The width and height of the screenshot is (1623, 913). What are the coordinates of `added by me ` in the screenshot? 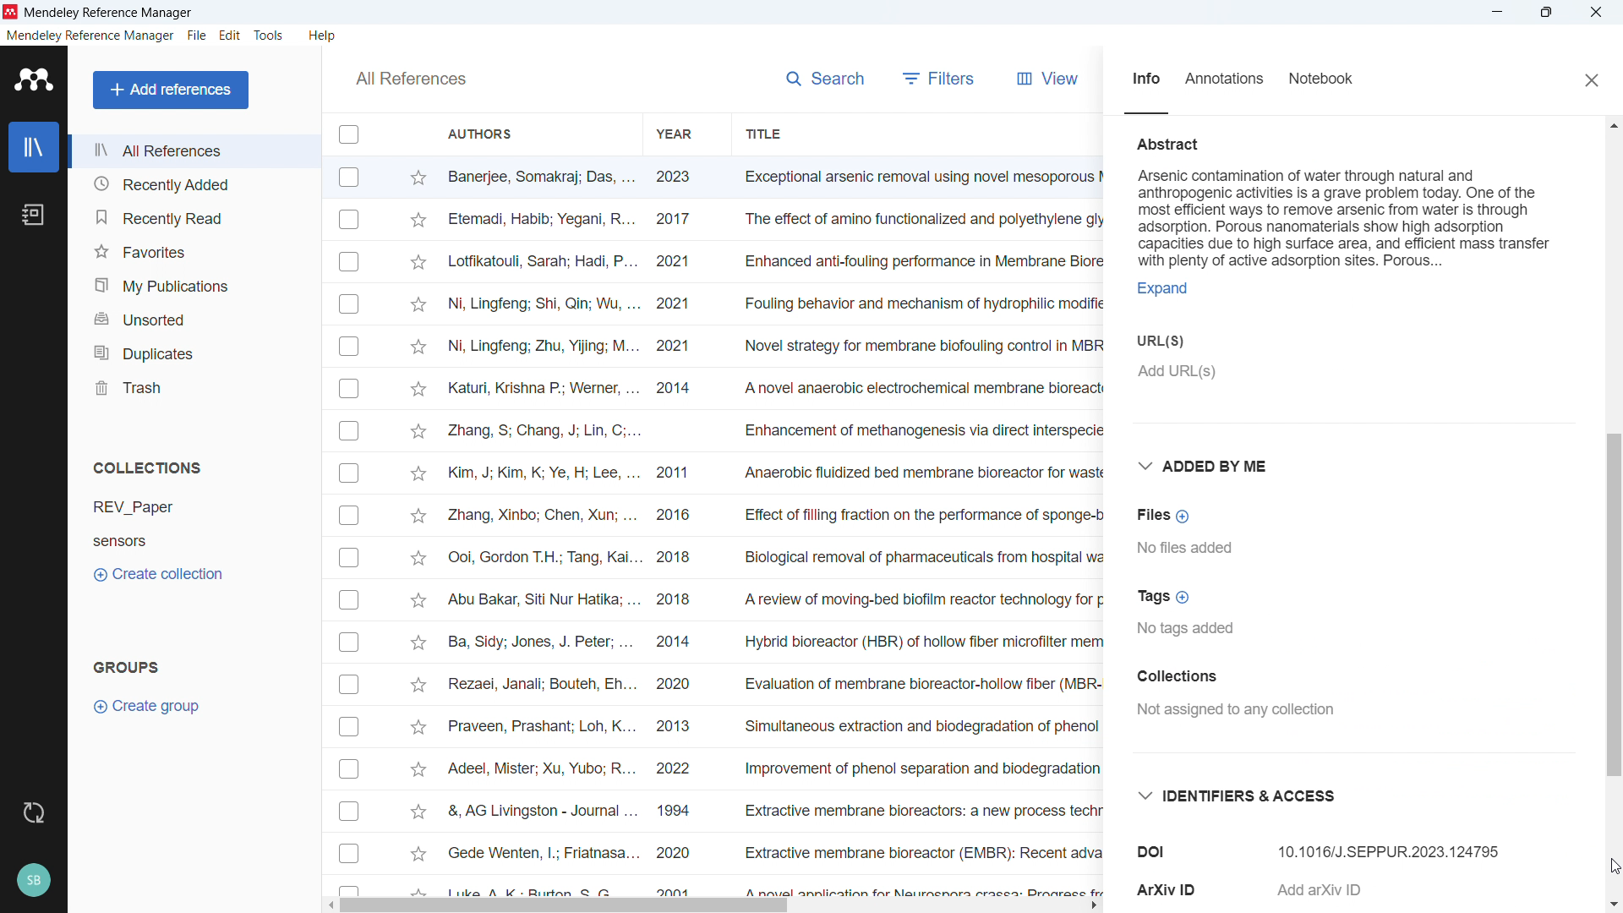 It's located at (1209, 464).